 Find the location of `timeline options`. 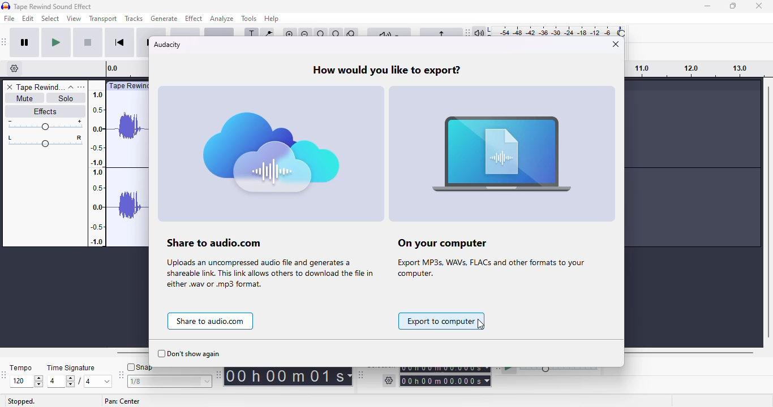

timeline options is located at coordinates (15, 68).